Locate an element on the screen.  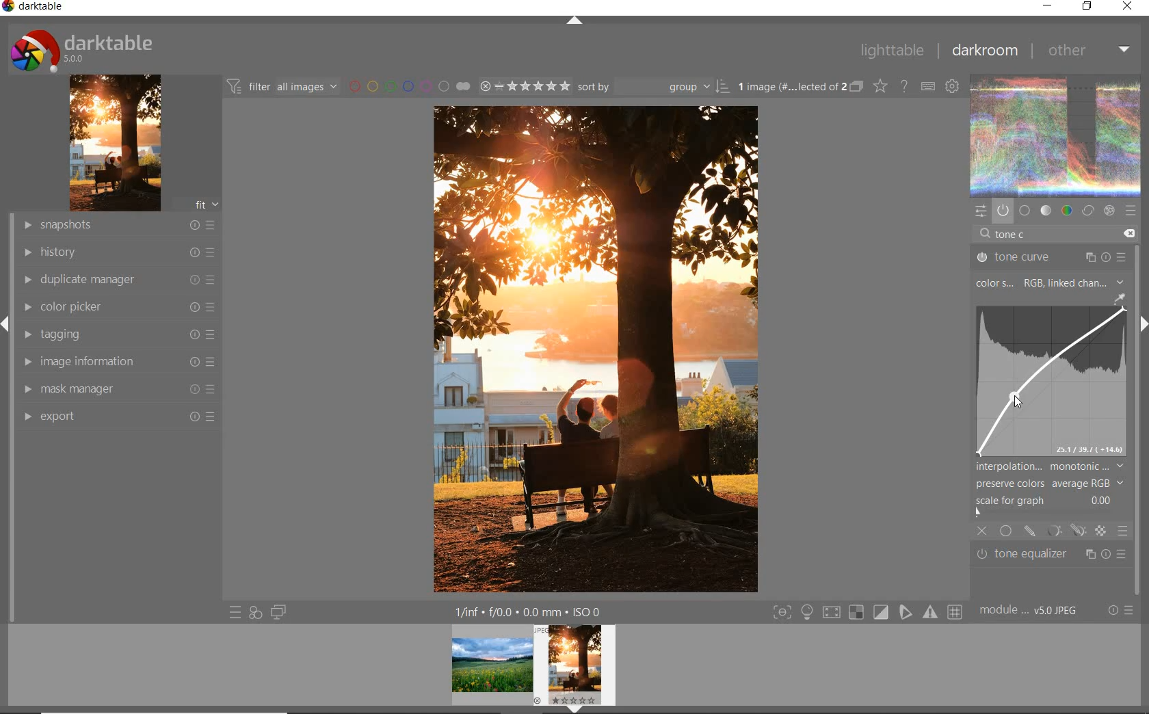
1/fnf f/0.0 0.0 mm ISO 0 is located at coordinates (531, 610).